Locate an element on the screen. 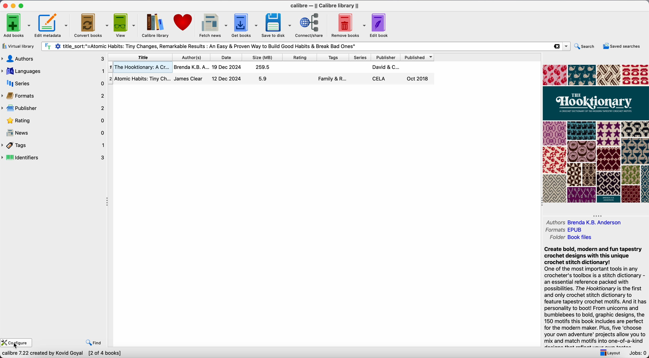 The image size is (649, 358). size is located at coordinates (264, 57).